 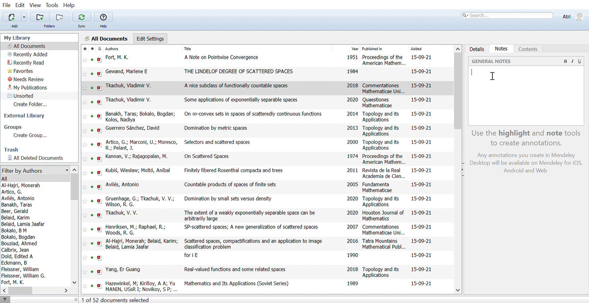 I want to click on 15-09-21, so click(x=423, y=128).